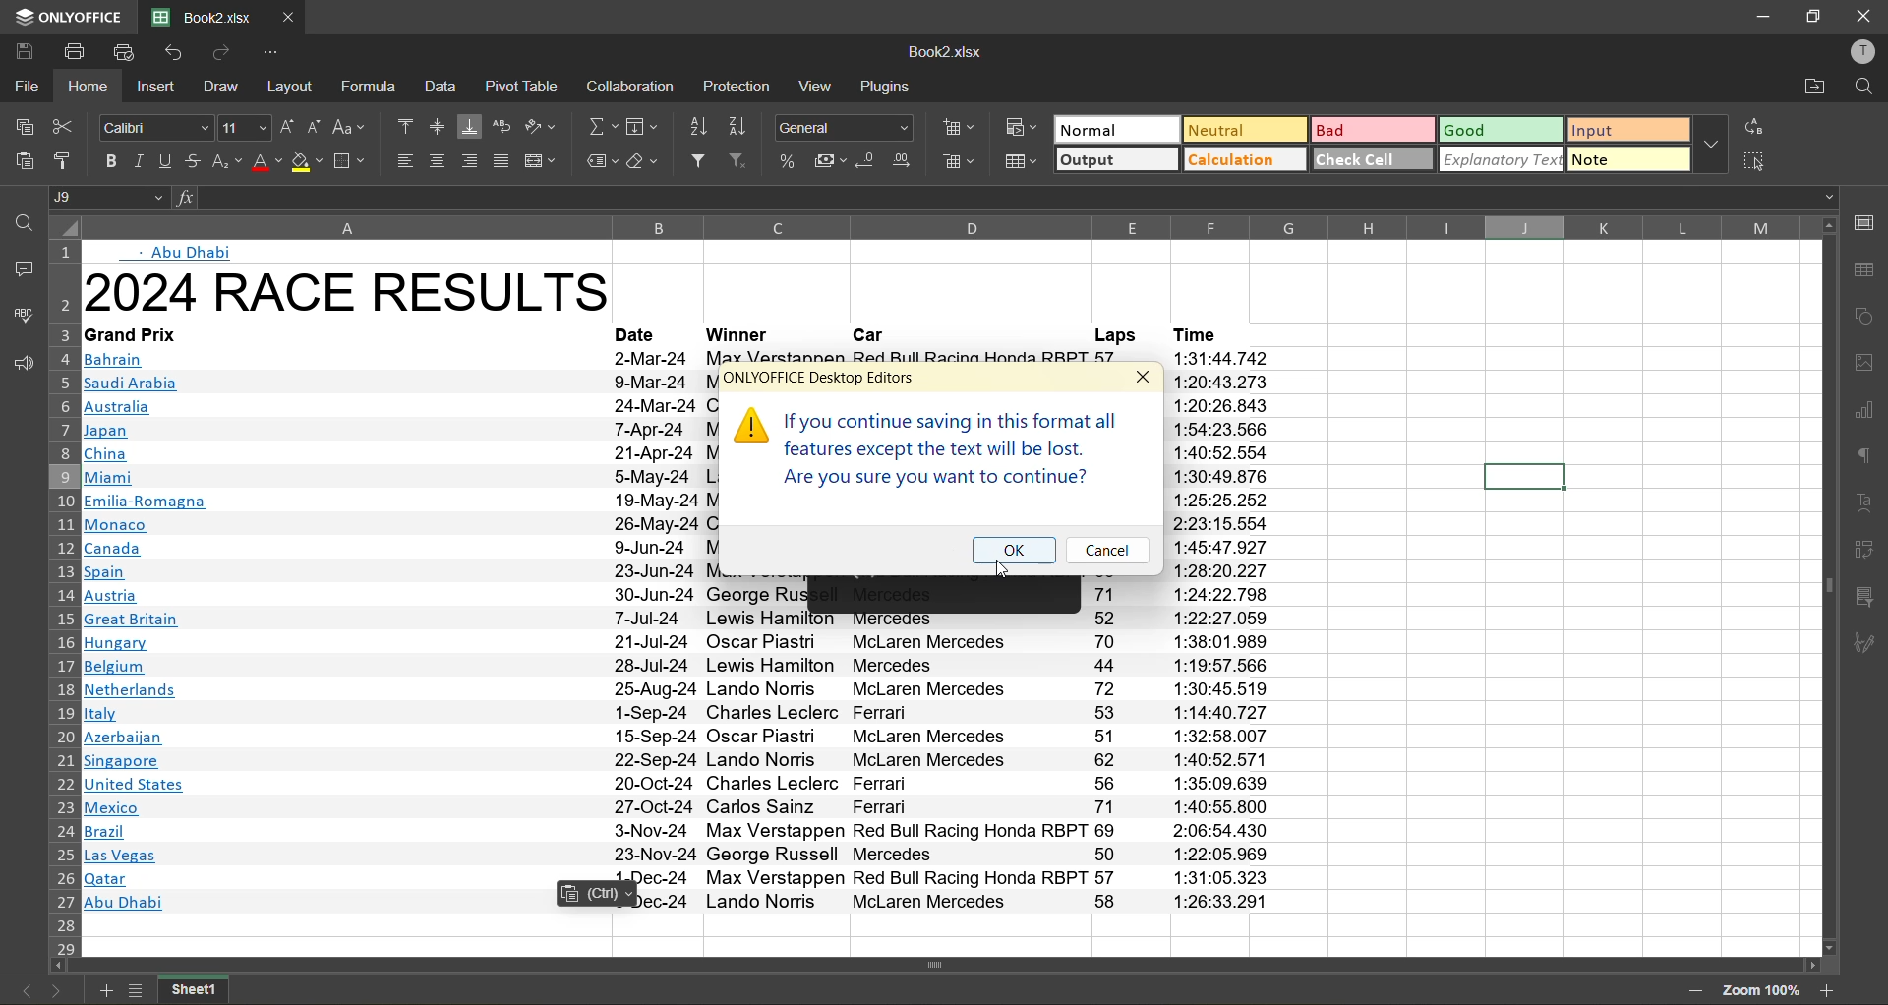  Describe the element at coordinates (964, 162) in the screenshot. I see `delete cells` at that location.